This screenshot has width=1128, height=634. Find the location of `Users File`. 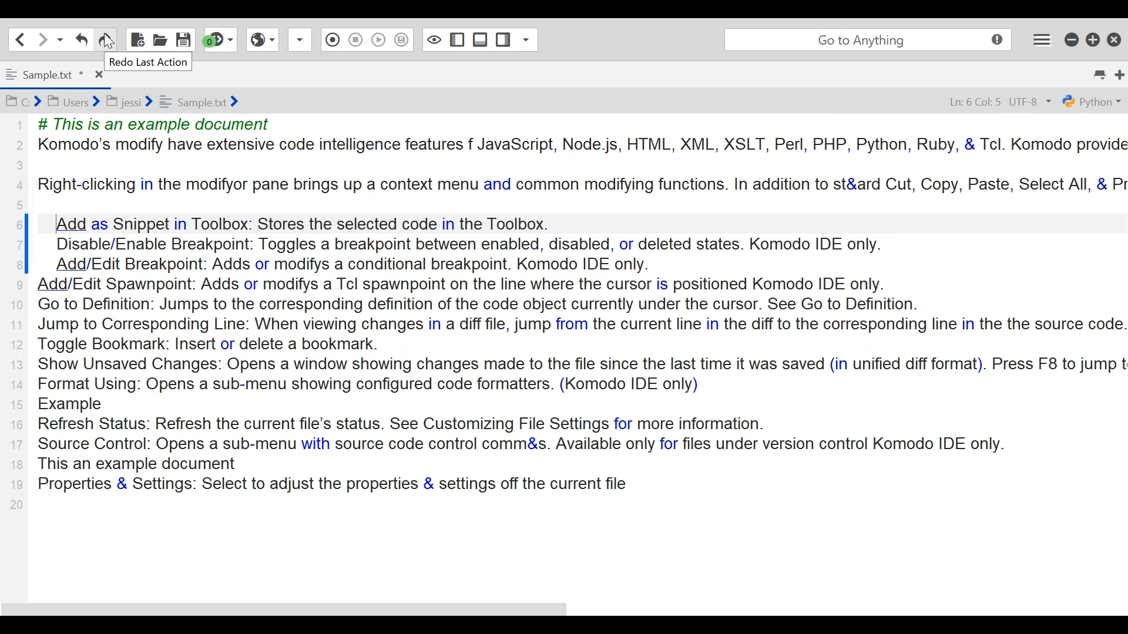

Users File is located at coordinates (73, 101).